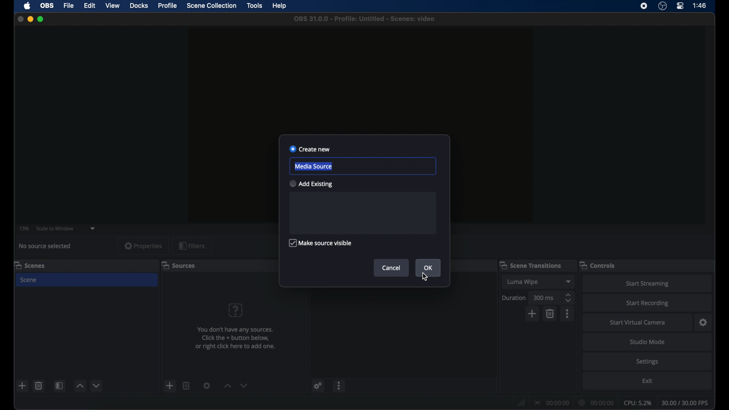 The width and height of the screenshot is (729, 410). I want to click on maximize, so click(41, 19).